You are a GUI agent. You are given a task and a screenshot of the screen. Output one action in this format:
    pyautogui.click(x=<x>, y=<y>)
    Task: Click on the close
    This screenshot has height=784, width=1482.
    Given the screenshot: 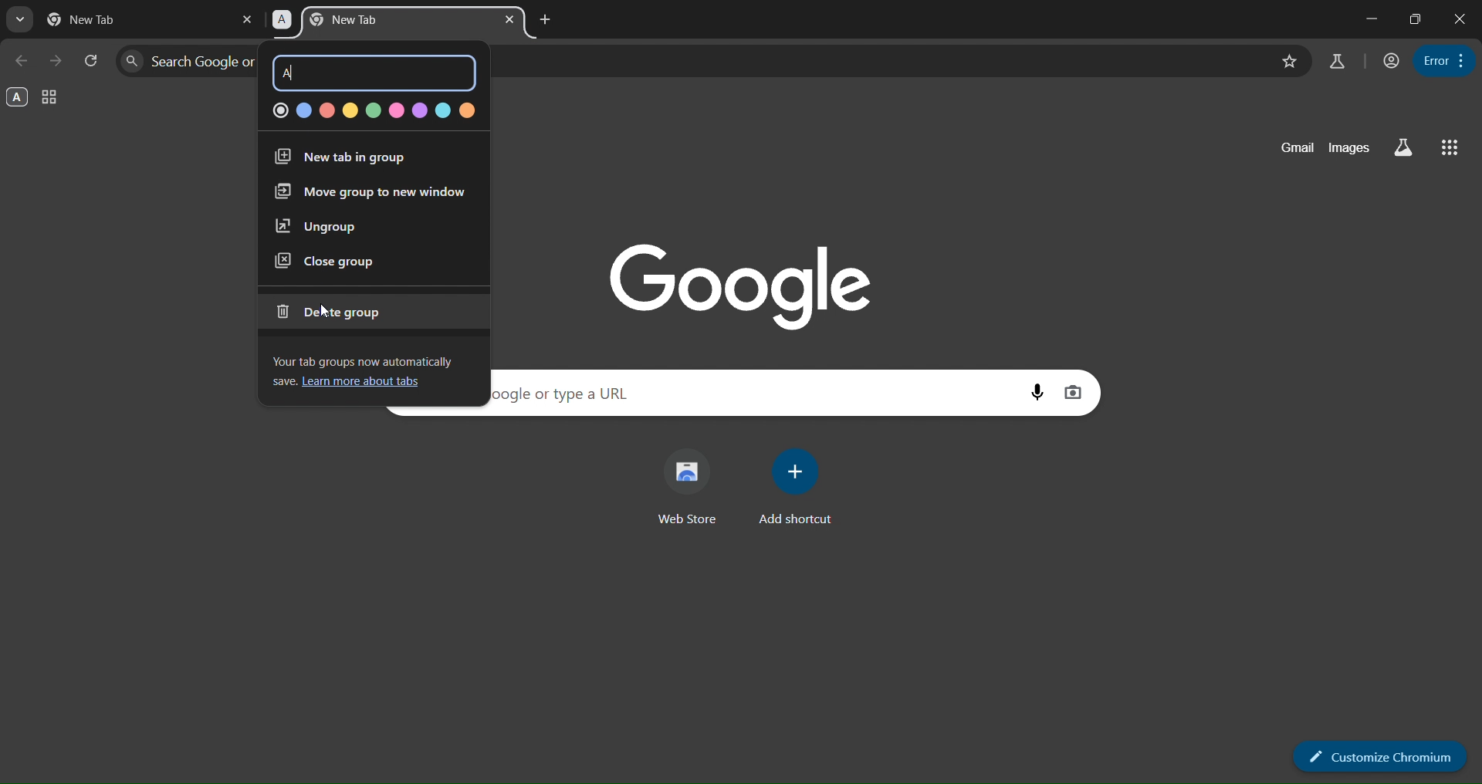 What is the action you would take?
    pyautogui.click(x=1460, y=17)
    